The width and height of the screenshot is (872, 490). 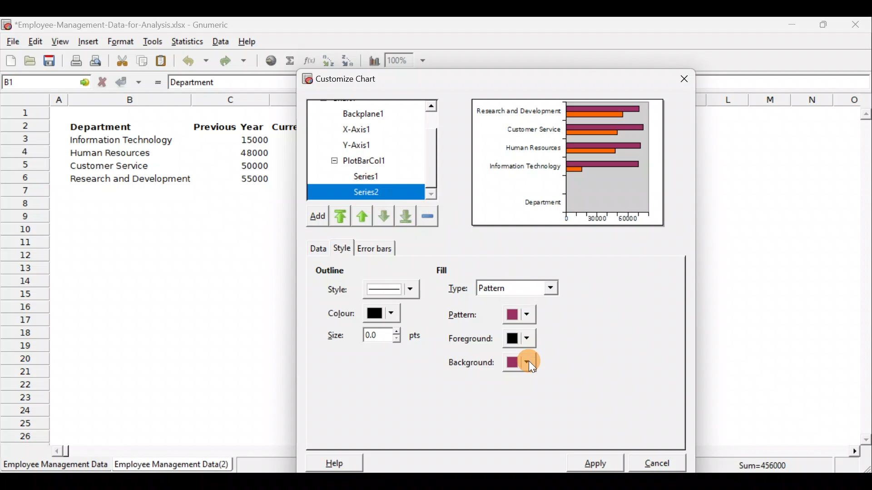 I want to click on Customer Service, so click(x=112, y=168).